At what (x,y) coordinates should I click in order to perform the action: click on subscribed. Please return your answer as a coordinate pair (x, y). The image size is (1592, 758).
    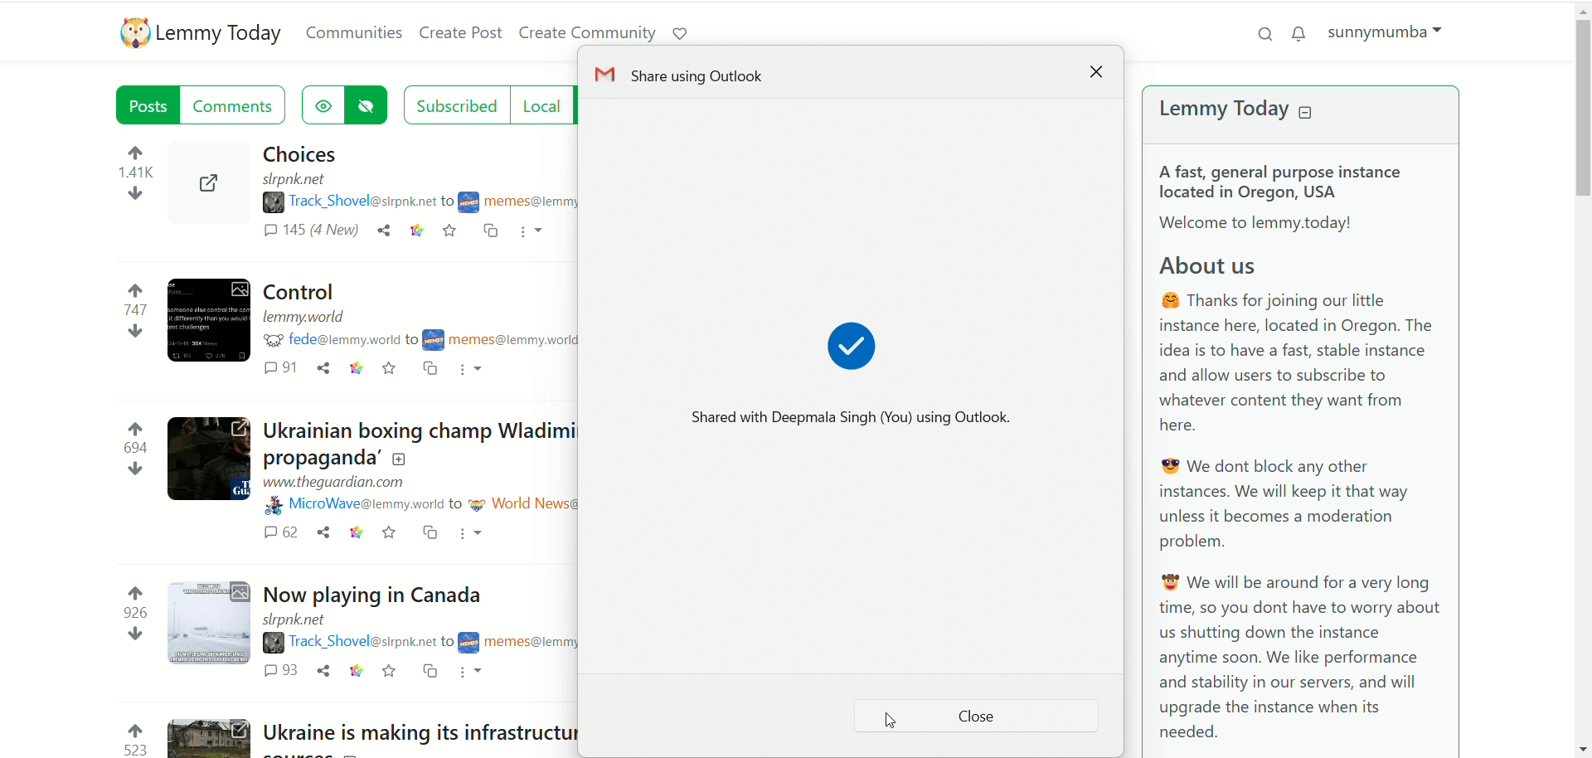
    Looking at the image, I should click on (454, 103).